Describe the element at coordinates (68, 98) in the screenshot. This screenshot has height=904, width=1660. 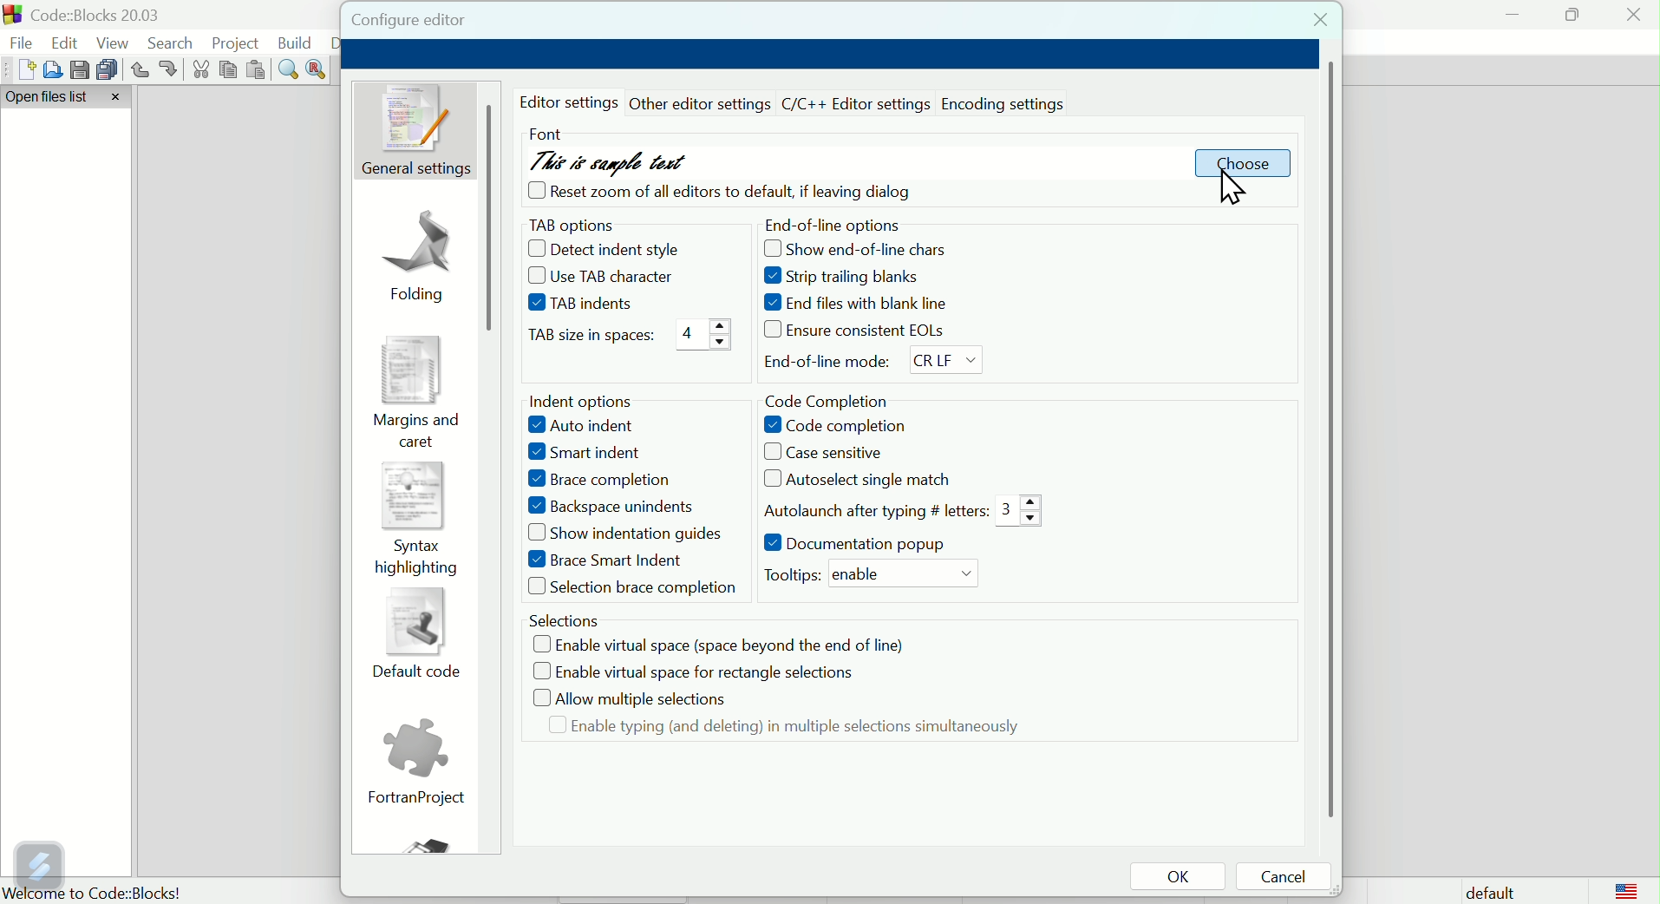
I see `Open file list` at that location.